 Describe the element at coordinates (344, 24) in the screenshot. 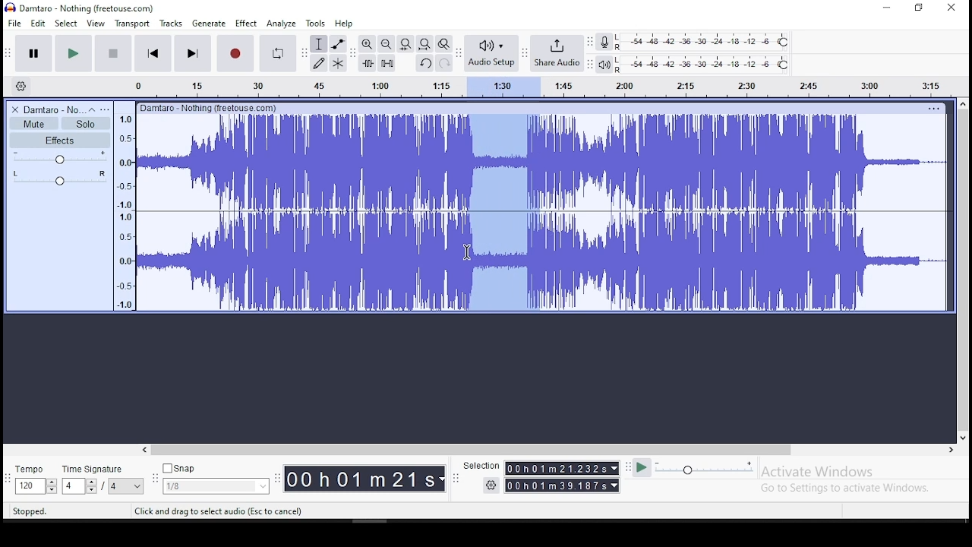

I see `help` at that location.